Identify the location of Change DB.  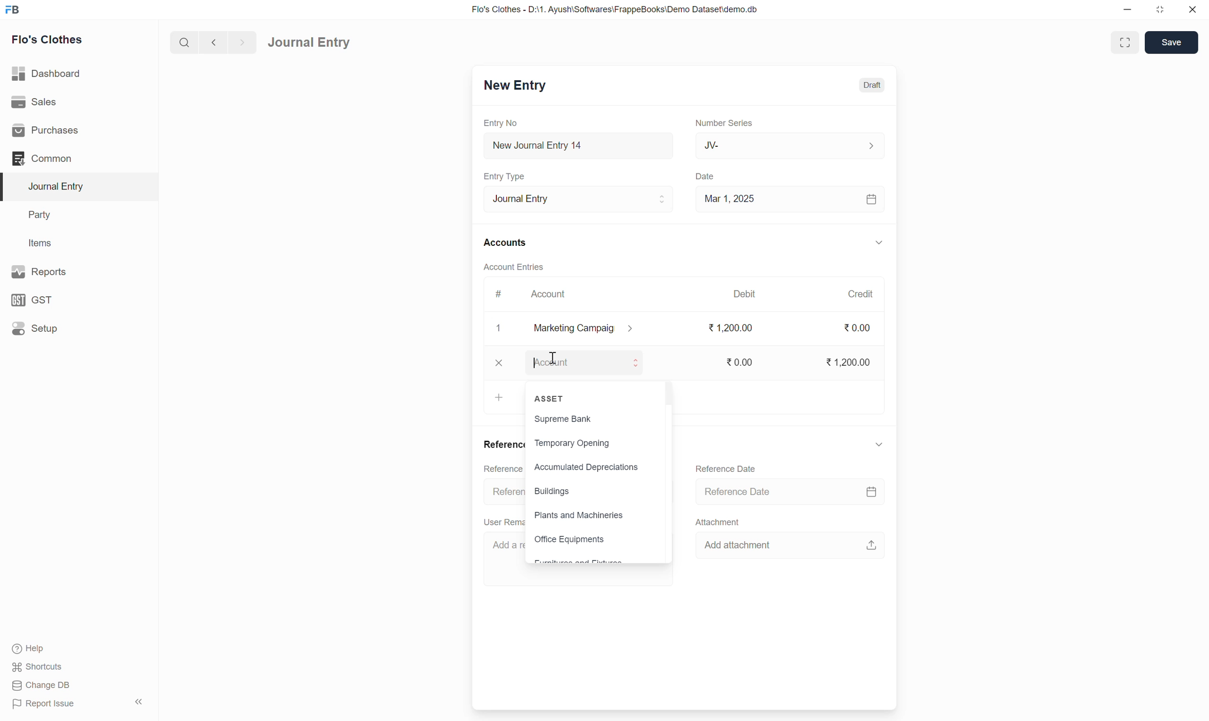
(41, 685).